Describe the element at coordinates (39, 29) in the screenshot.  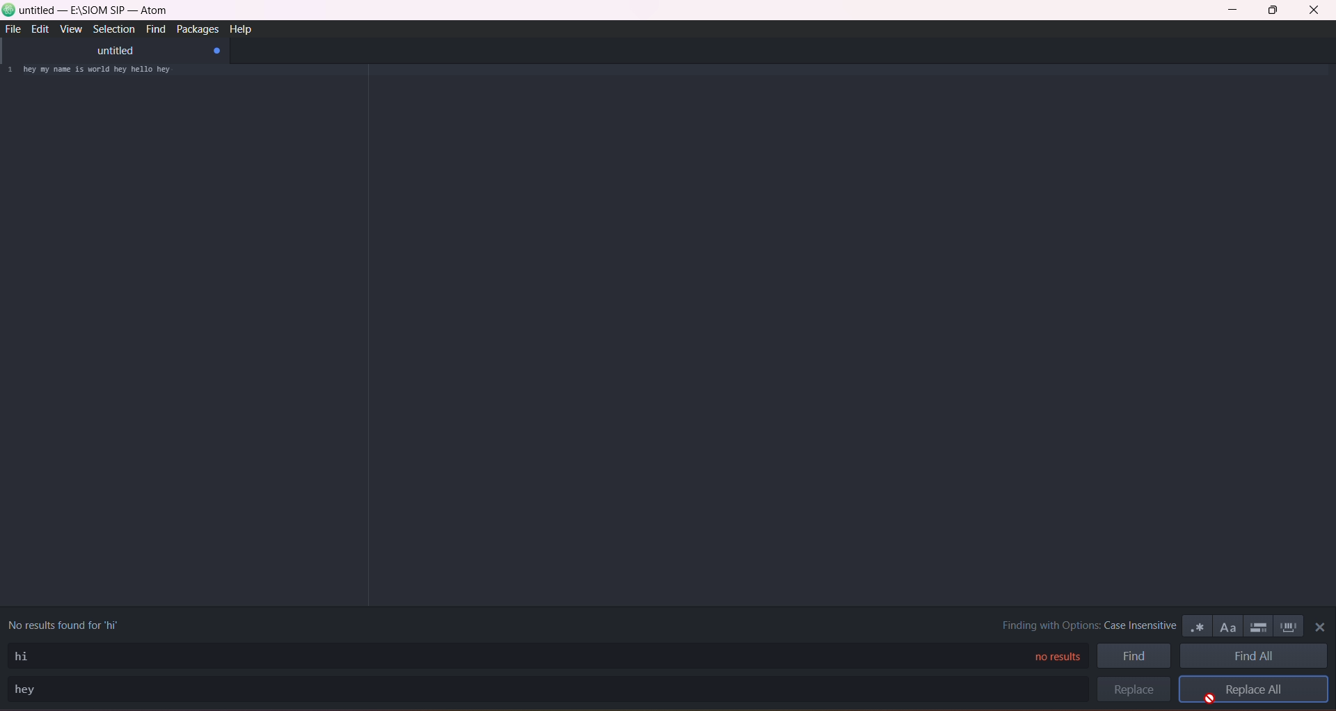
I see `edit` at that location.